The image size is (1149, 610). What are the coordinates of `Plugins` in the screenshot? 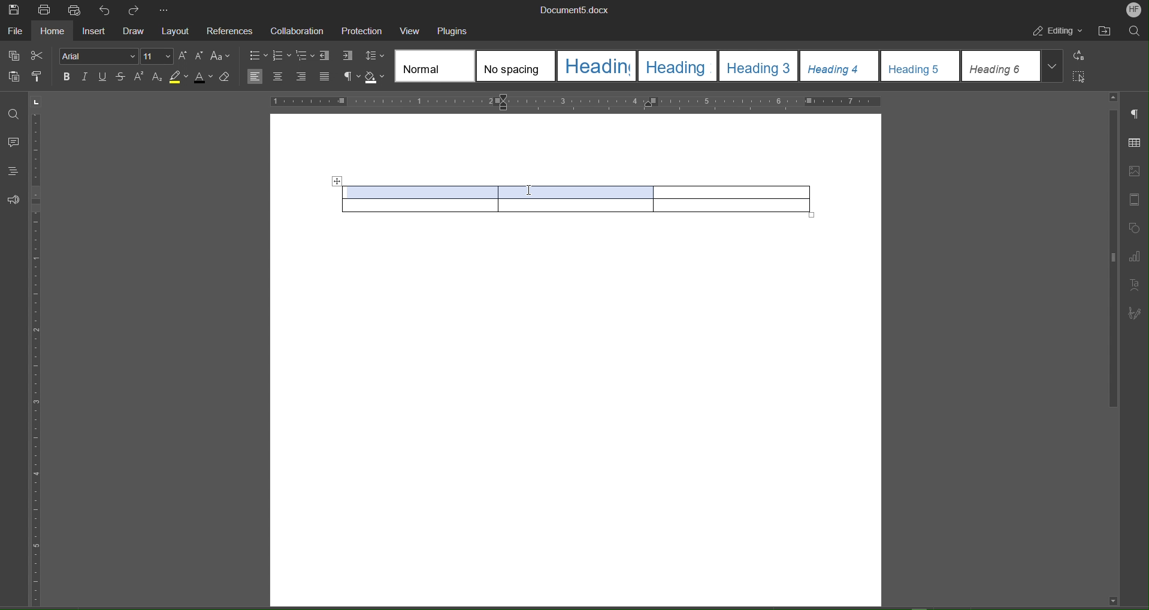 It's located at (455, 31).